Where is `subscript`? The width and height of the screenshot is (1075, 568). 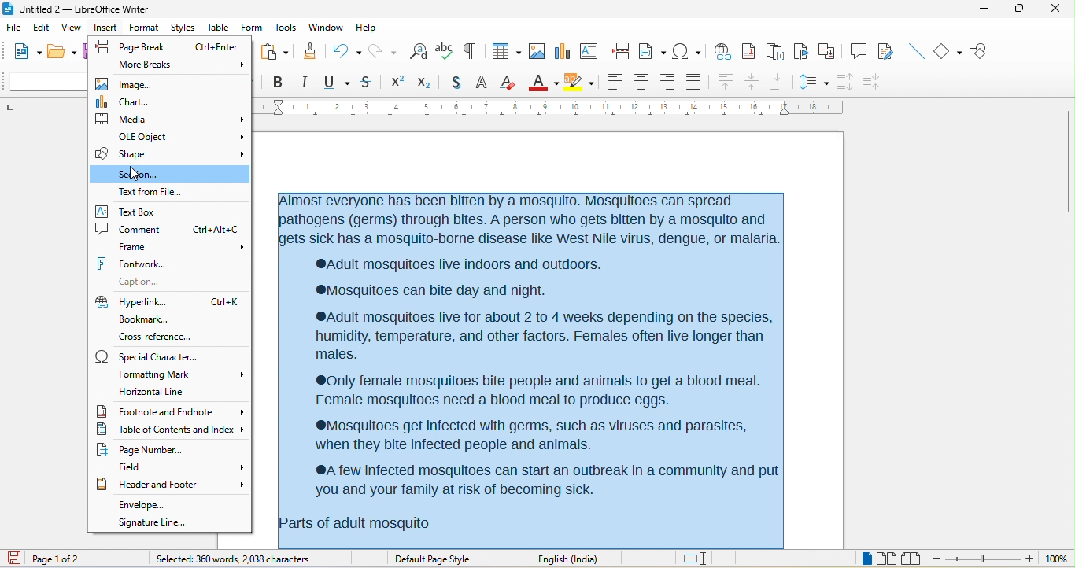 subscript is located at coordinates (423, 83).